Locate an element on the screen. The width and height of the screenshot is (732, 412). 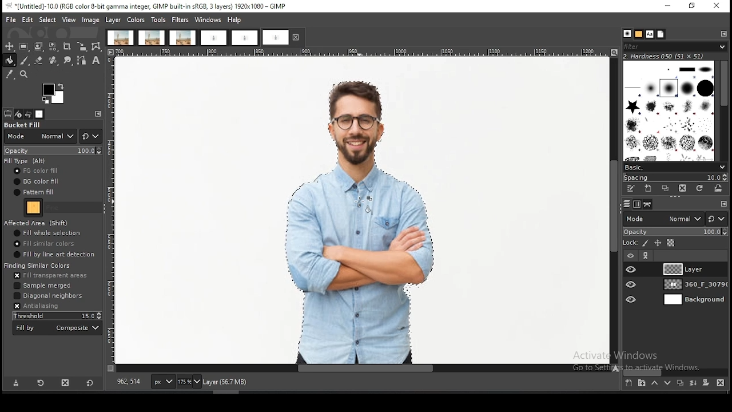
fill by is located at coordinates (58, 328).